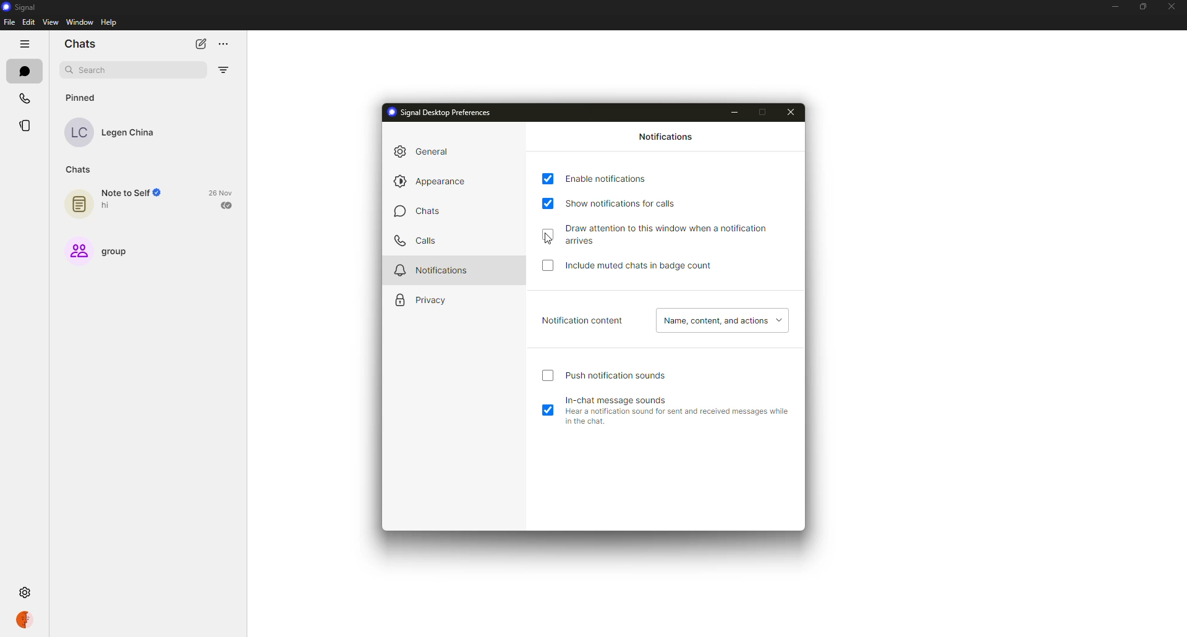 The width and height of the screenshot is (1187, 637). What do you see at coordinates (78, 202) in the screenshot?
I see `Note icon` at bounding box center [78, 202].